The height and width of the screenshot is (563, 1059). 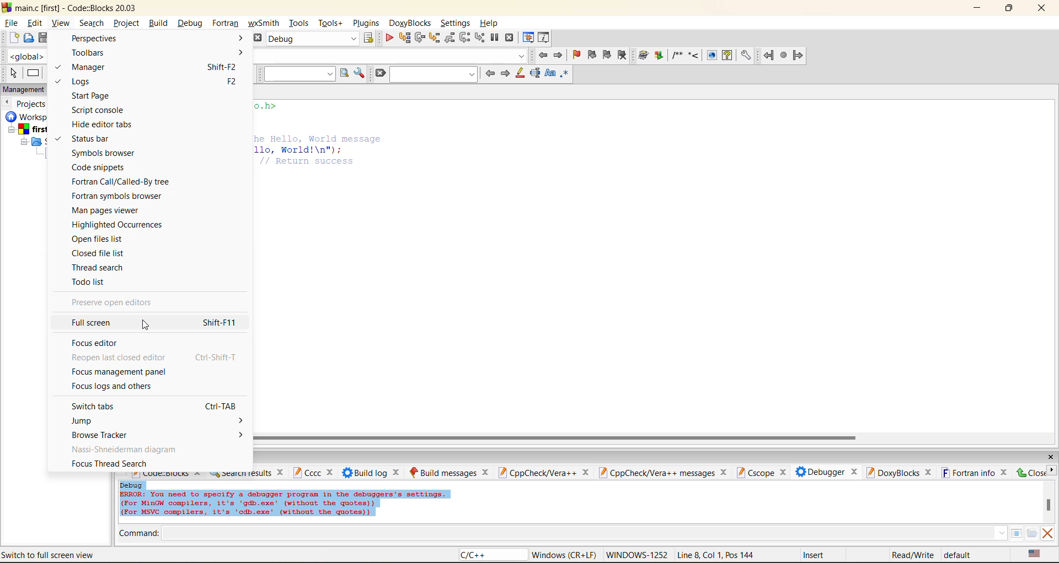 I want to click on nassi shneiderman diagram, so click(x=124, y=450).